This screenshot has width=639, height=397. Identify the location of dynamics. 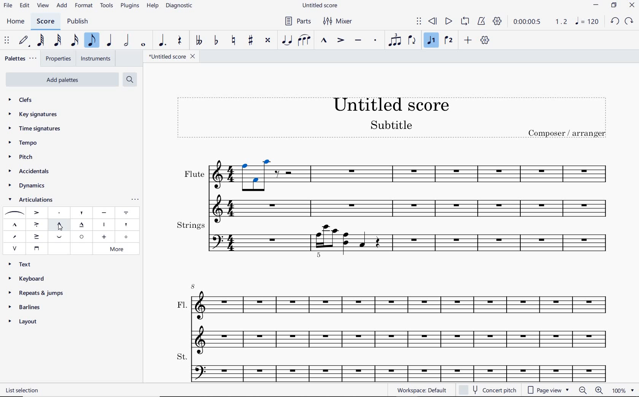
(27, 186).